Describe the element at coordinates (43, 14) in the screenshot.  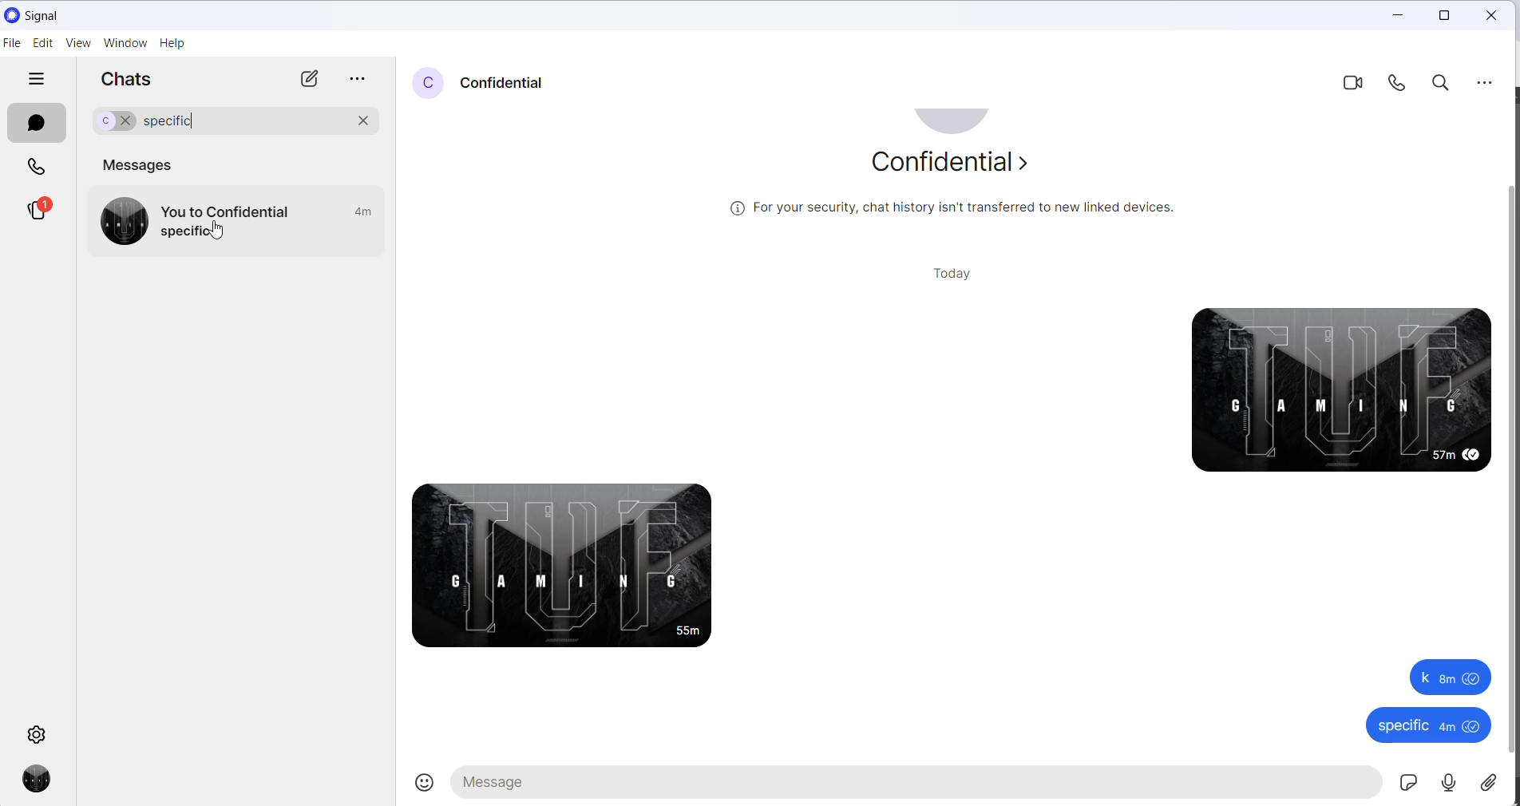
I see `application name and logo` at that location.